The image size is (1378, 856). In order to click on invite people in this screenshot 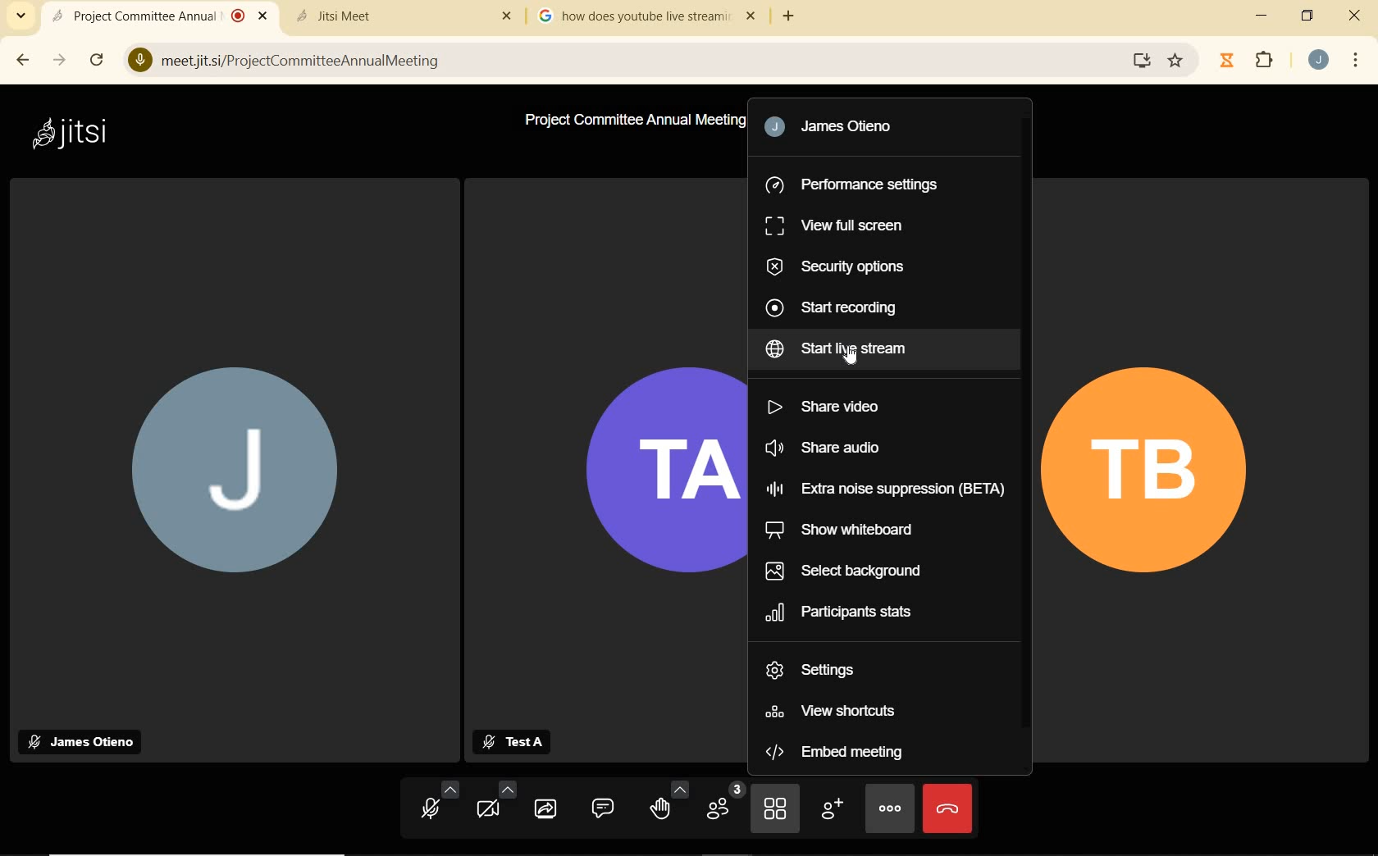, I will do `click(831, 808)`.